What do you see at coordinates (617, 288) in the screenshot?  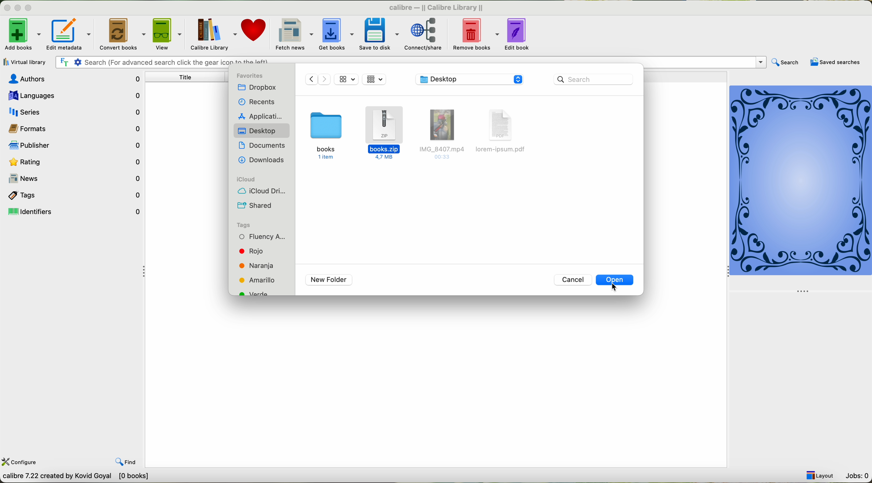 I see `cursor` at bounding box center [617, 288].